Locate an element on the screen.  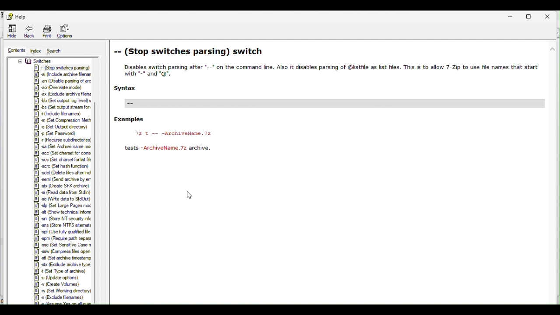
 is located at coordinates (64, 264).